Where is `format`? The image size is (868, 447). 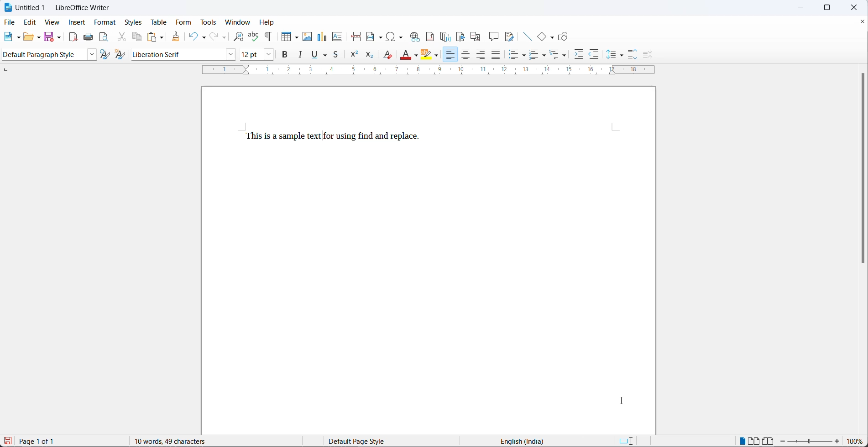 format is located at coordinates (106, 23).